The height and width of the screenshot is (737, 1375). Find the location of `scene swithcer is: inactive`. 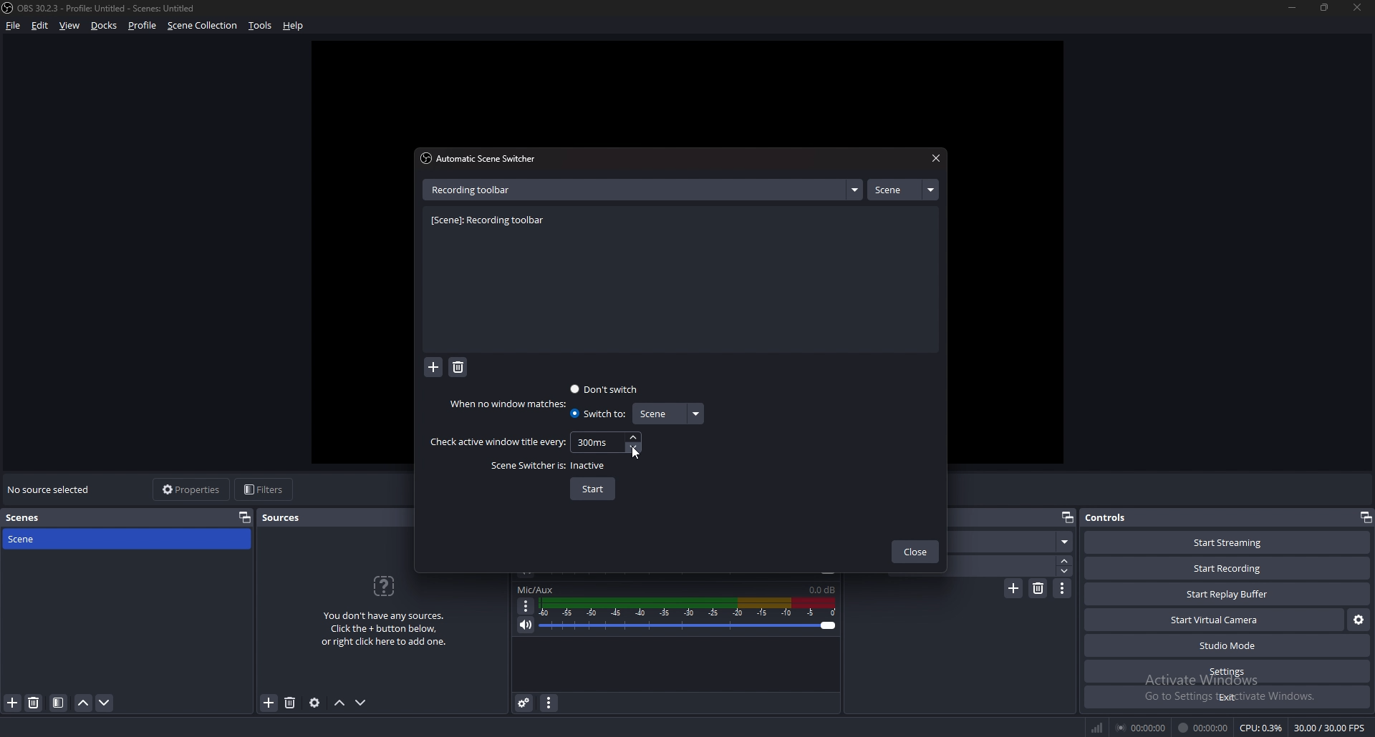

scene swithcer is: inactive is located at coordinates (550, 466).